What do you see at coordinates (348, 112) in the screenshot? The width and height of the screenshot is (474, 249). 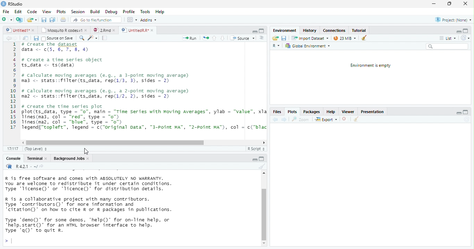 I see `Viewer` at bounding box center [348, 112].